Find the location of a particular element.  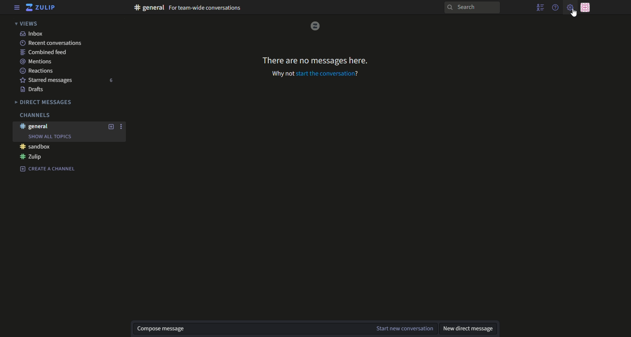

Reactions is located at coordinates (38, 71).